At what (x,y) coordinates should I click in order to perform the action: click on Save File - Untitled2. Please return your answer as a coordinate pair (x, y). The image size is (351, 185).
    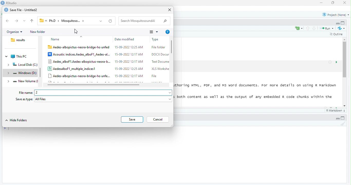
    Looking at the image, I should click on (24, 10).